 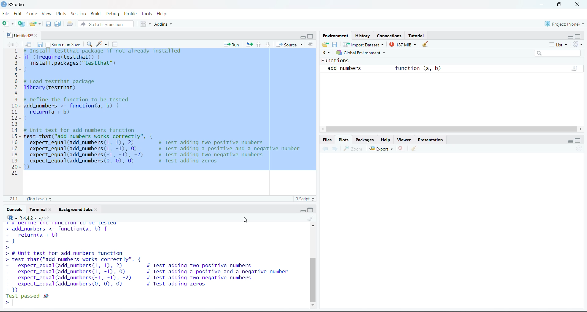 I want to click on print the current file, so click(x=69, y=24).